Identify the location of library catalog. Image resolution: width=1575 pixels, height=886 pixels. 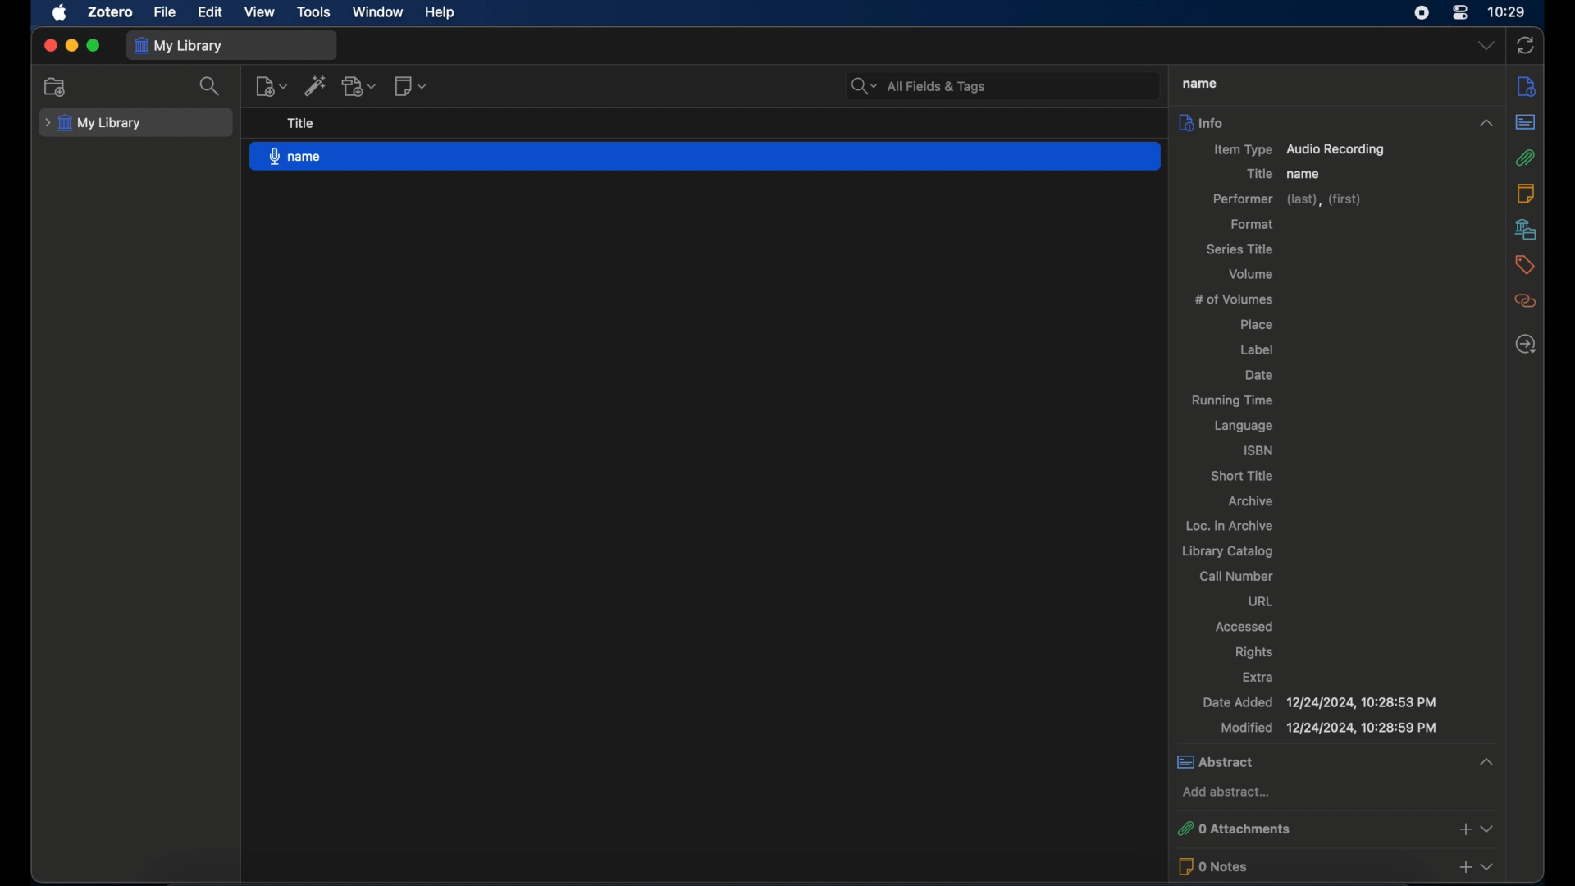
(1229, 552).